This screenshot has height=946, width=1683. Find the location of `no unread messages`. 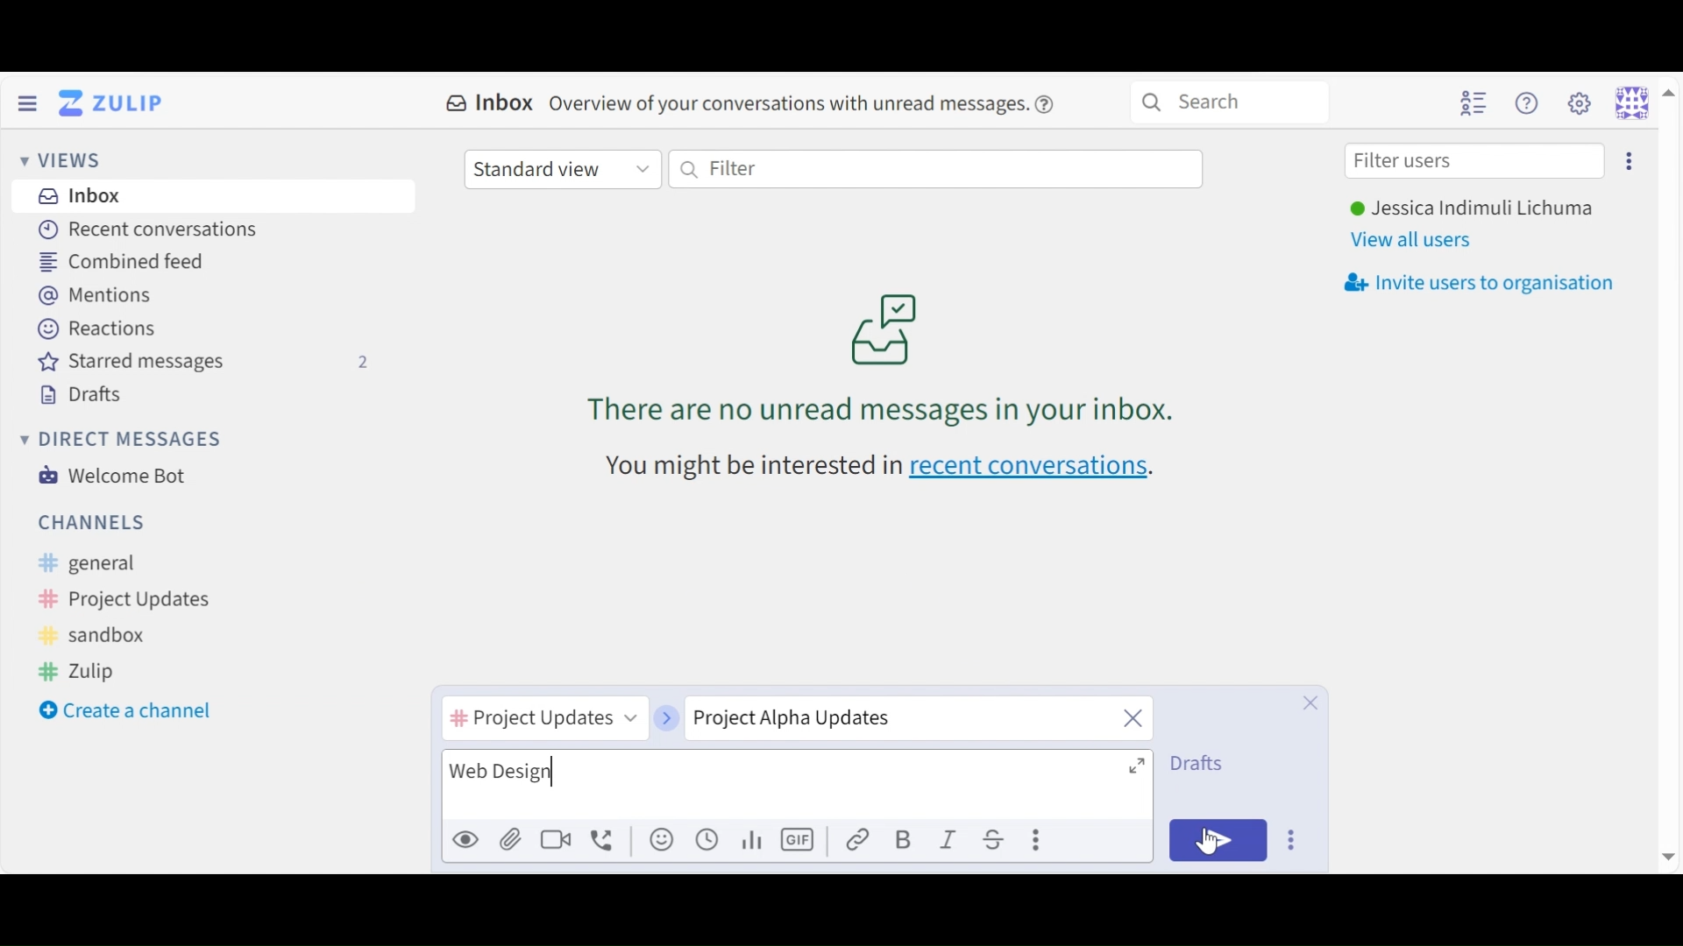

no unread messages is located at coordinates (885, 357).